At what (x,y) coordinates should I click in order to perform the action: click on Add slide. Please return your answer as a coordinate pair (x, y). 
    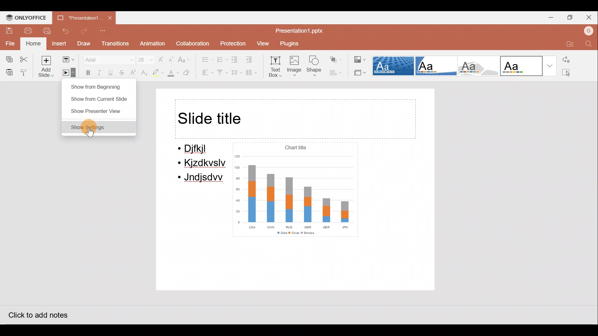
    Looking at the image, I should click on (47, 68).